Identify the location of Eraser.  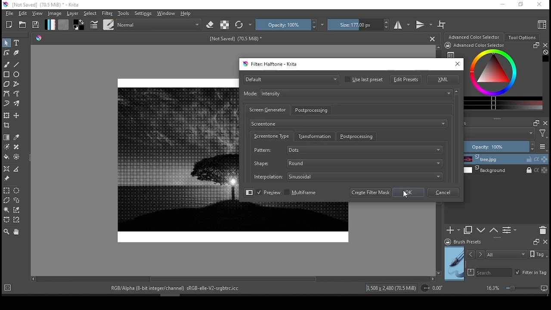
(210, 25).